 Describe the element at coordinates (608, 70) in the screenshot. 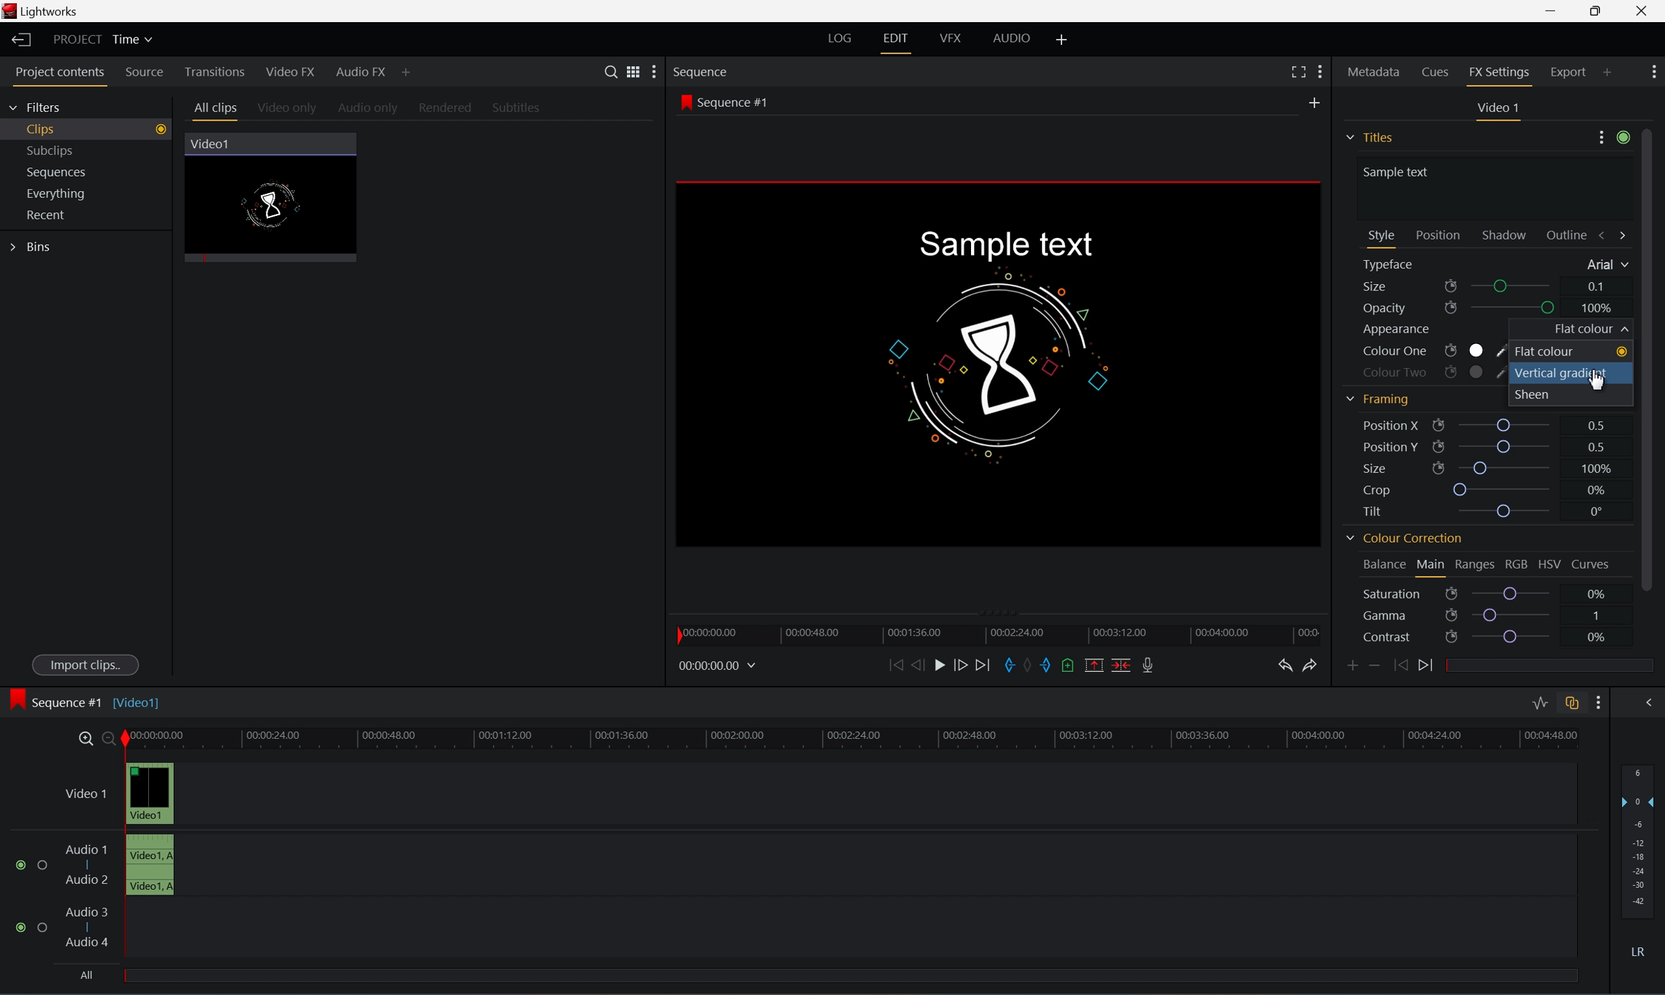

I see `Find` at that location.